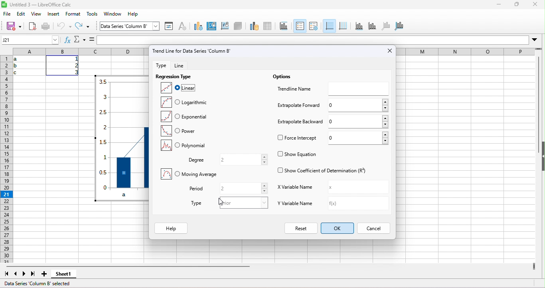 This screenshot has width=545, height=288. Describe the element at coordinates (243, 159) in the screenshot. I see `2` at that location.